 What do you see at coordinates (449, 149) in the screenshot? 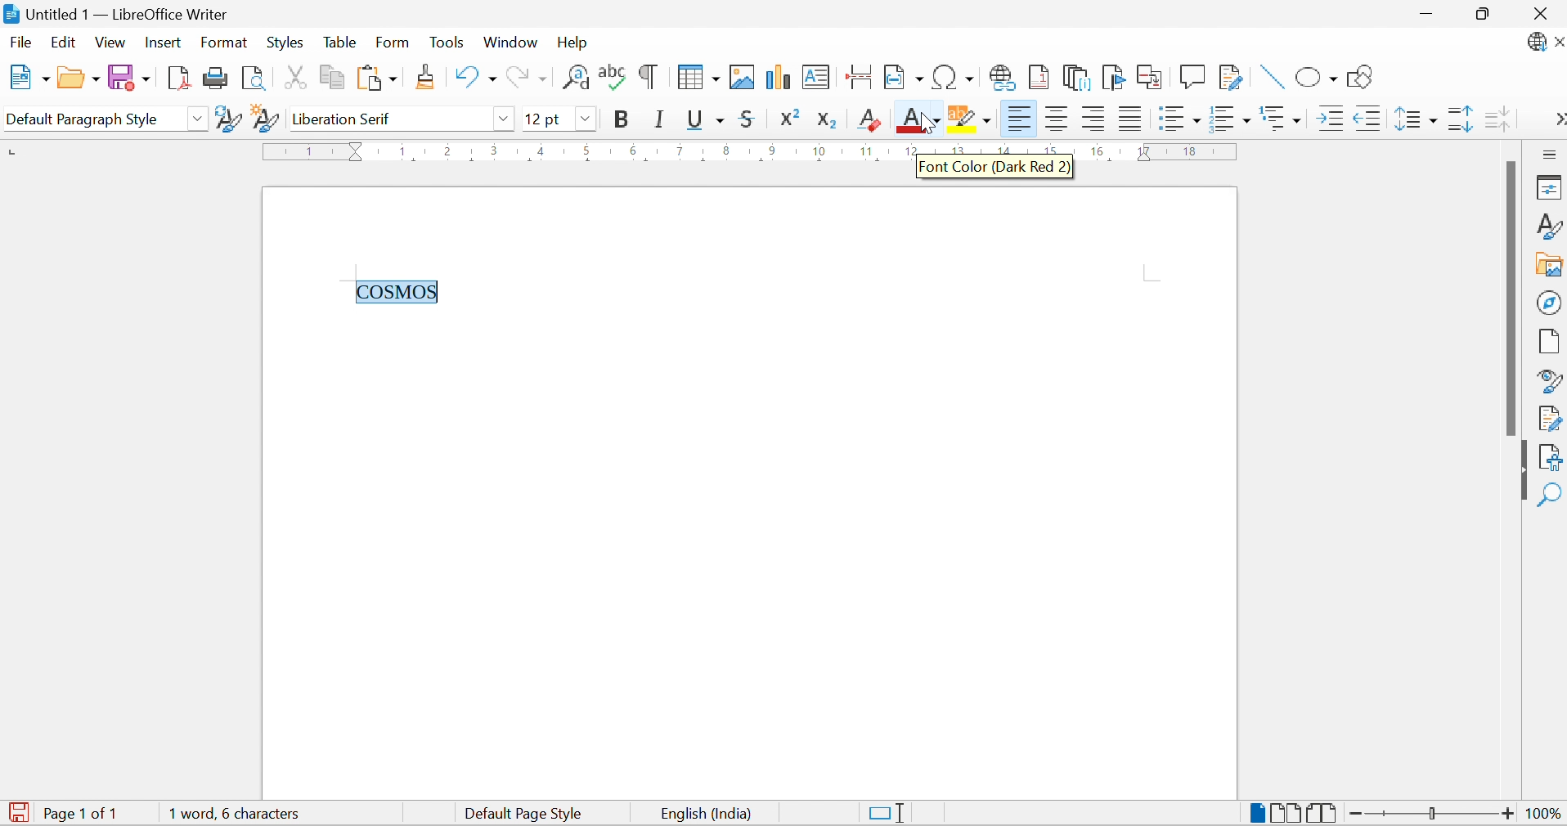
I see `2` at bounding box center [449, 149].